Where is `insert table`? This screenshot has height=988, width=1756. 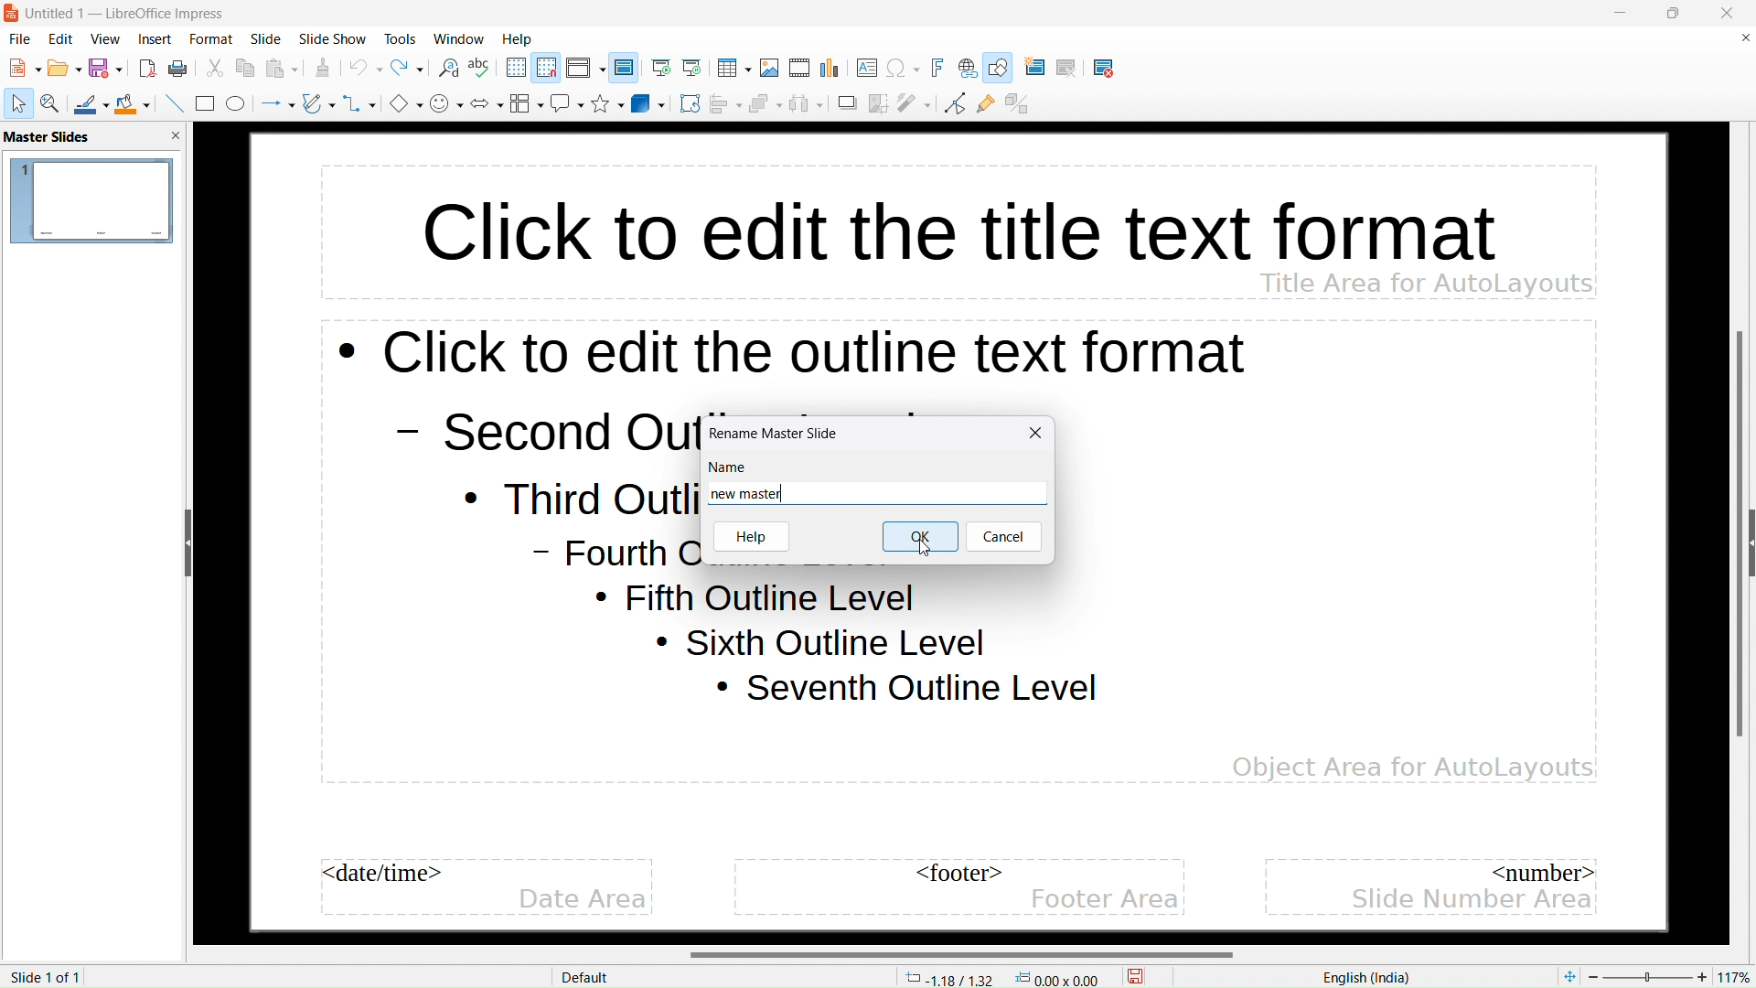
insert table is located at coordinates (734, 68).